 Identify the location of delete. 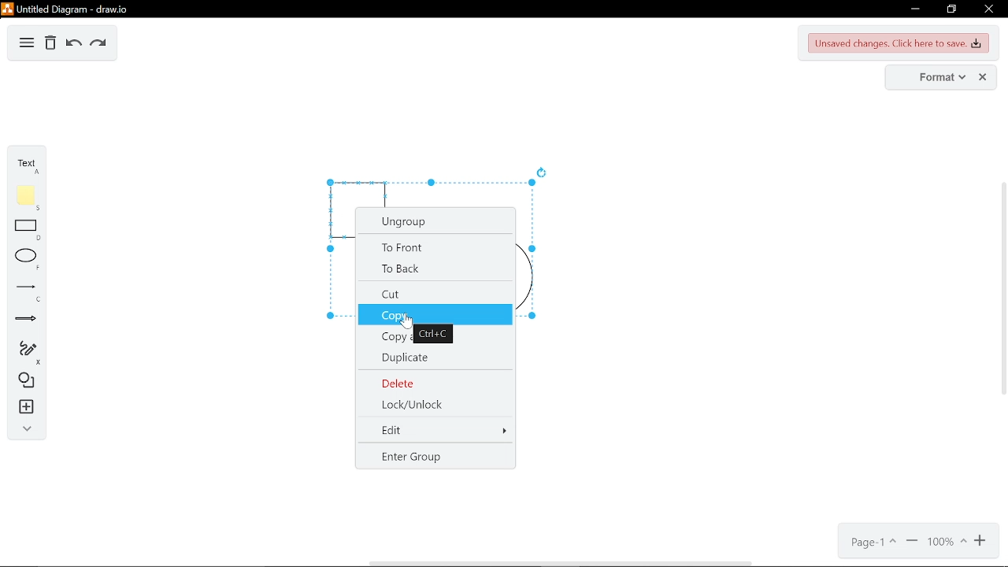
(50, 44).